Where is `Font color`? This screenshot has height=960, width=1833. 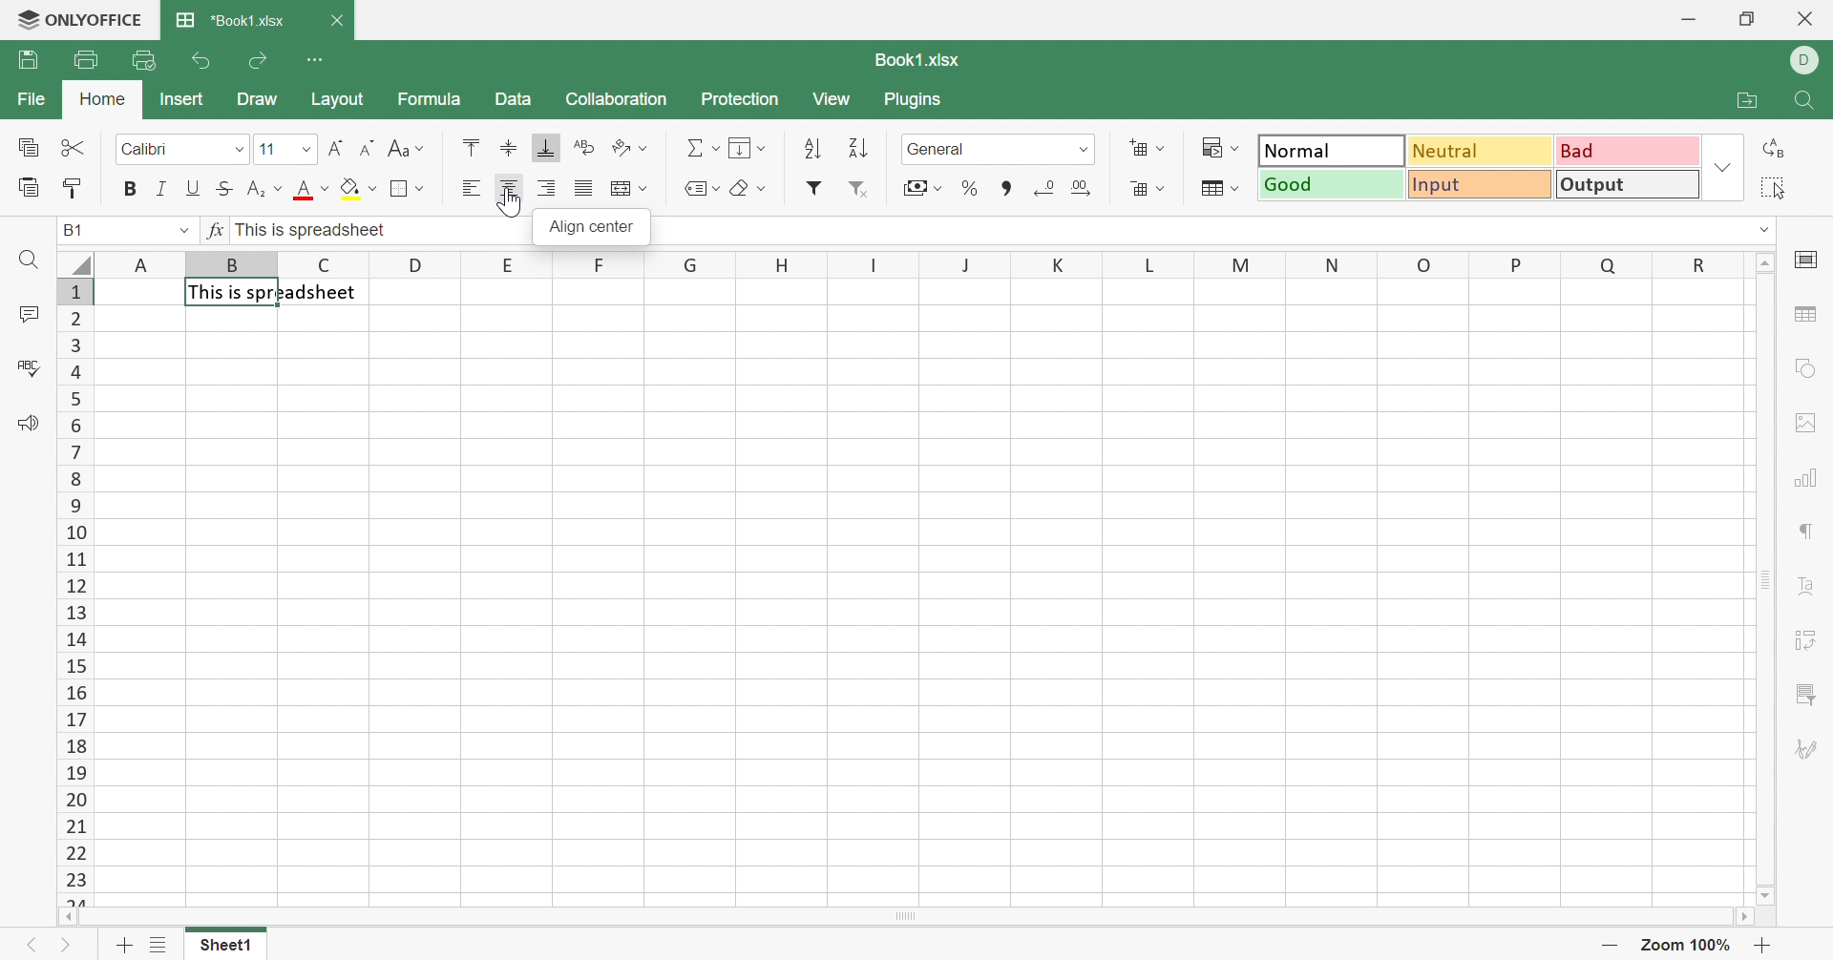
Font color is located at coordinates (302, 189).